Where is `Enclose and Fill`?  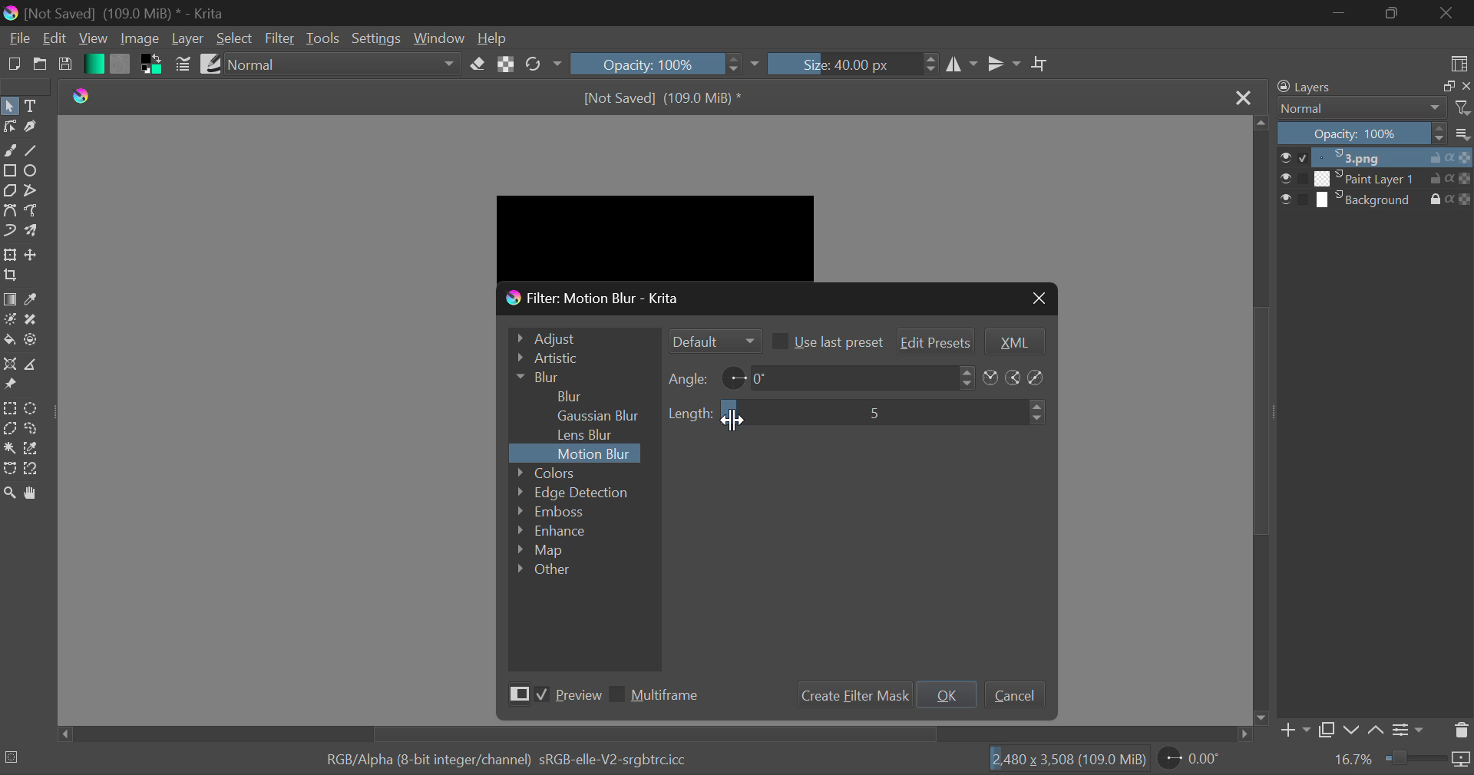 Enclose and Fill is located at coordinates (32, 342).